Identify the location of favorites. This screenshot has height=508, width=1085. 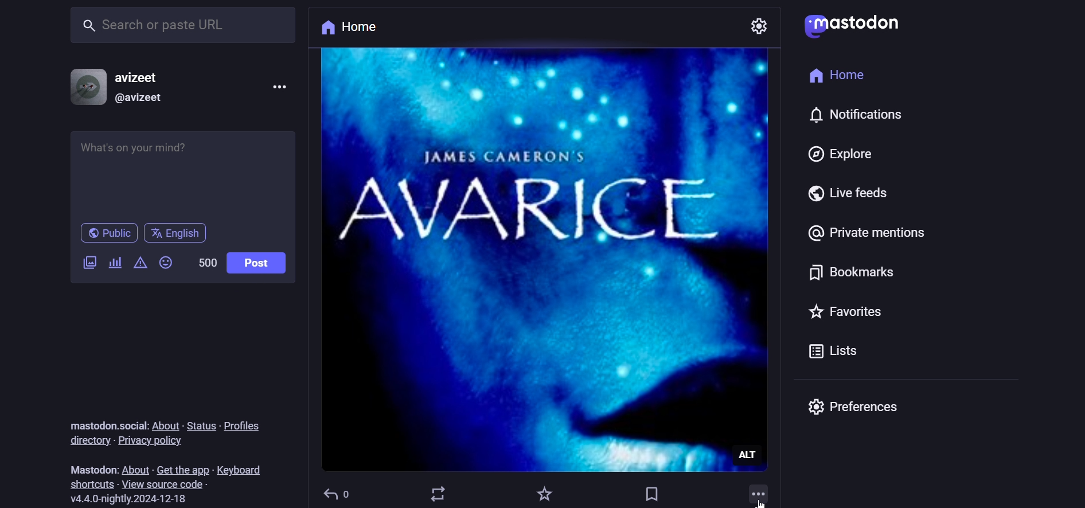
(794, 309).